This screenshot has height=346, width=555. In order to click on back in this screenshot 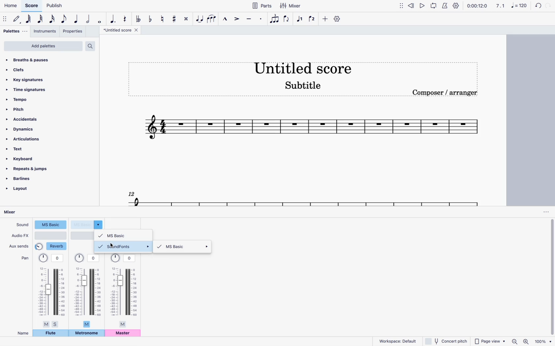, I will do `click(536, 6)`.